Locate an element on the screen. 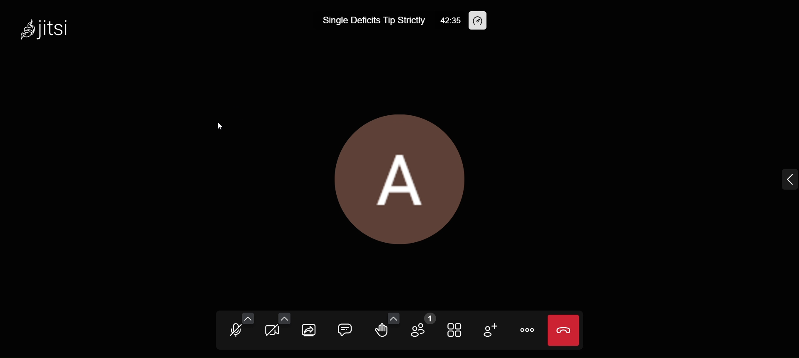  jitsi is located at coordinates (48, 32).